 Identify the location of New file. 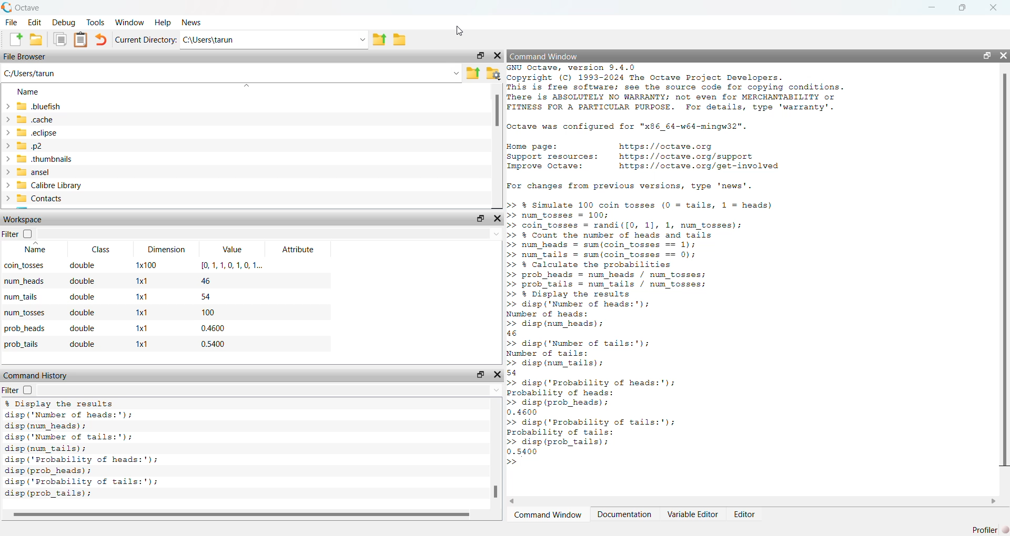
(15, 39).